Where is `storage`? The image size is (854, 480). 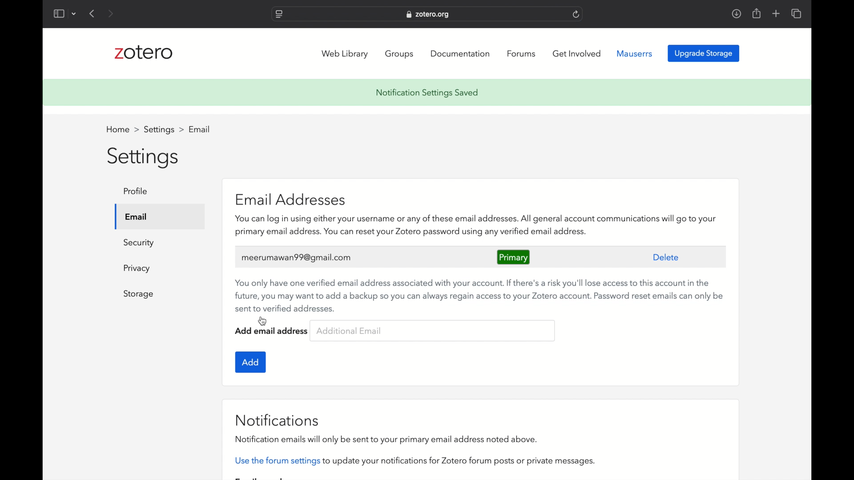 storage is located at coordinates (139, 294).